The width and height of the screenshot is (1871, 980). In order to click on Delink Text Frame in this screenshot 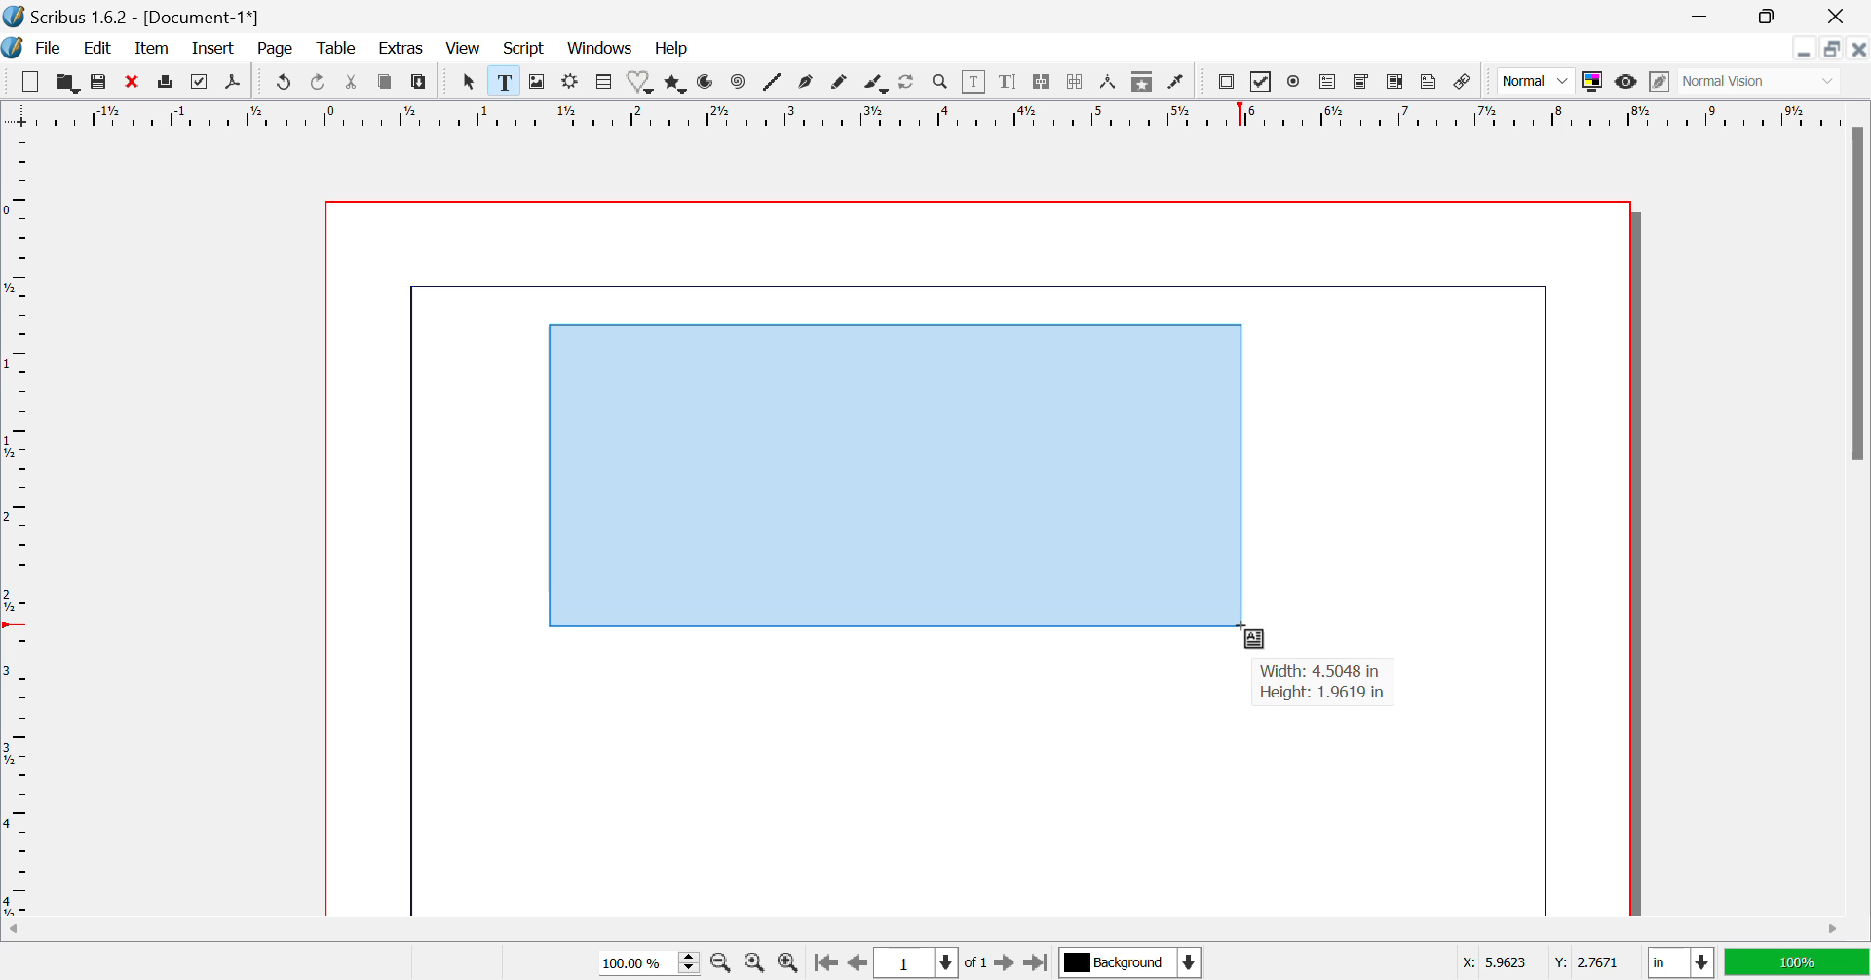, I will do `click(1075, 84)`.